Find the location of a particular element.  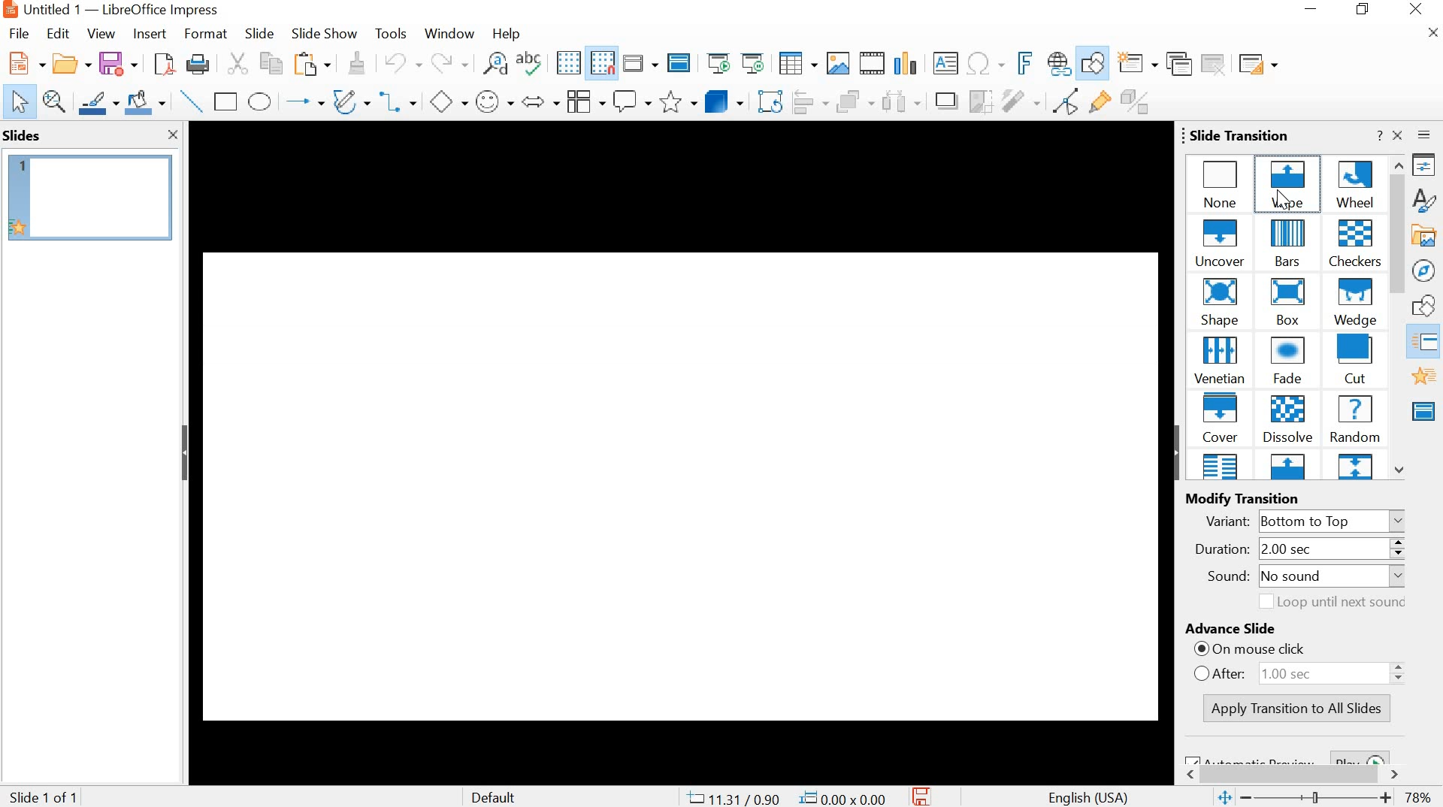

EDIT is located at coordinates (59, 33).